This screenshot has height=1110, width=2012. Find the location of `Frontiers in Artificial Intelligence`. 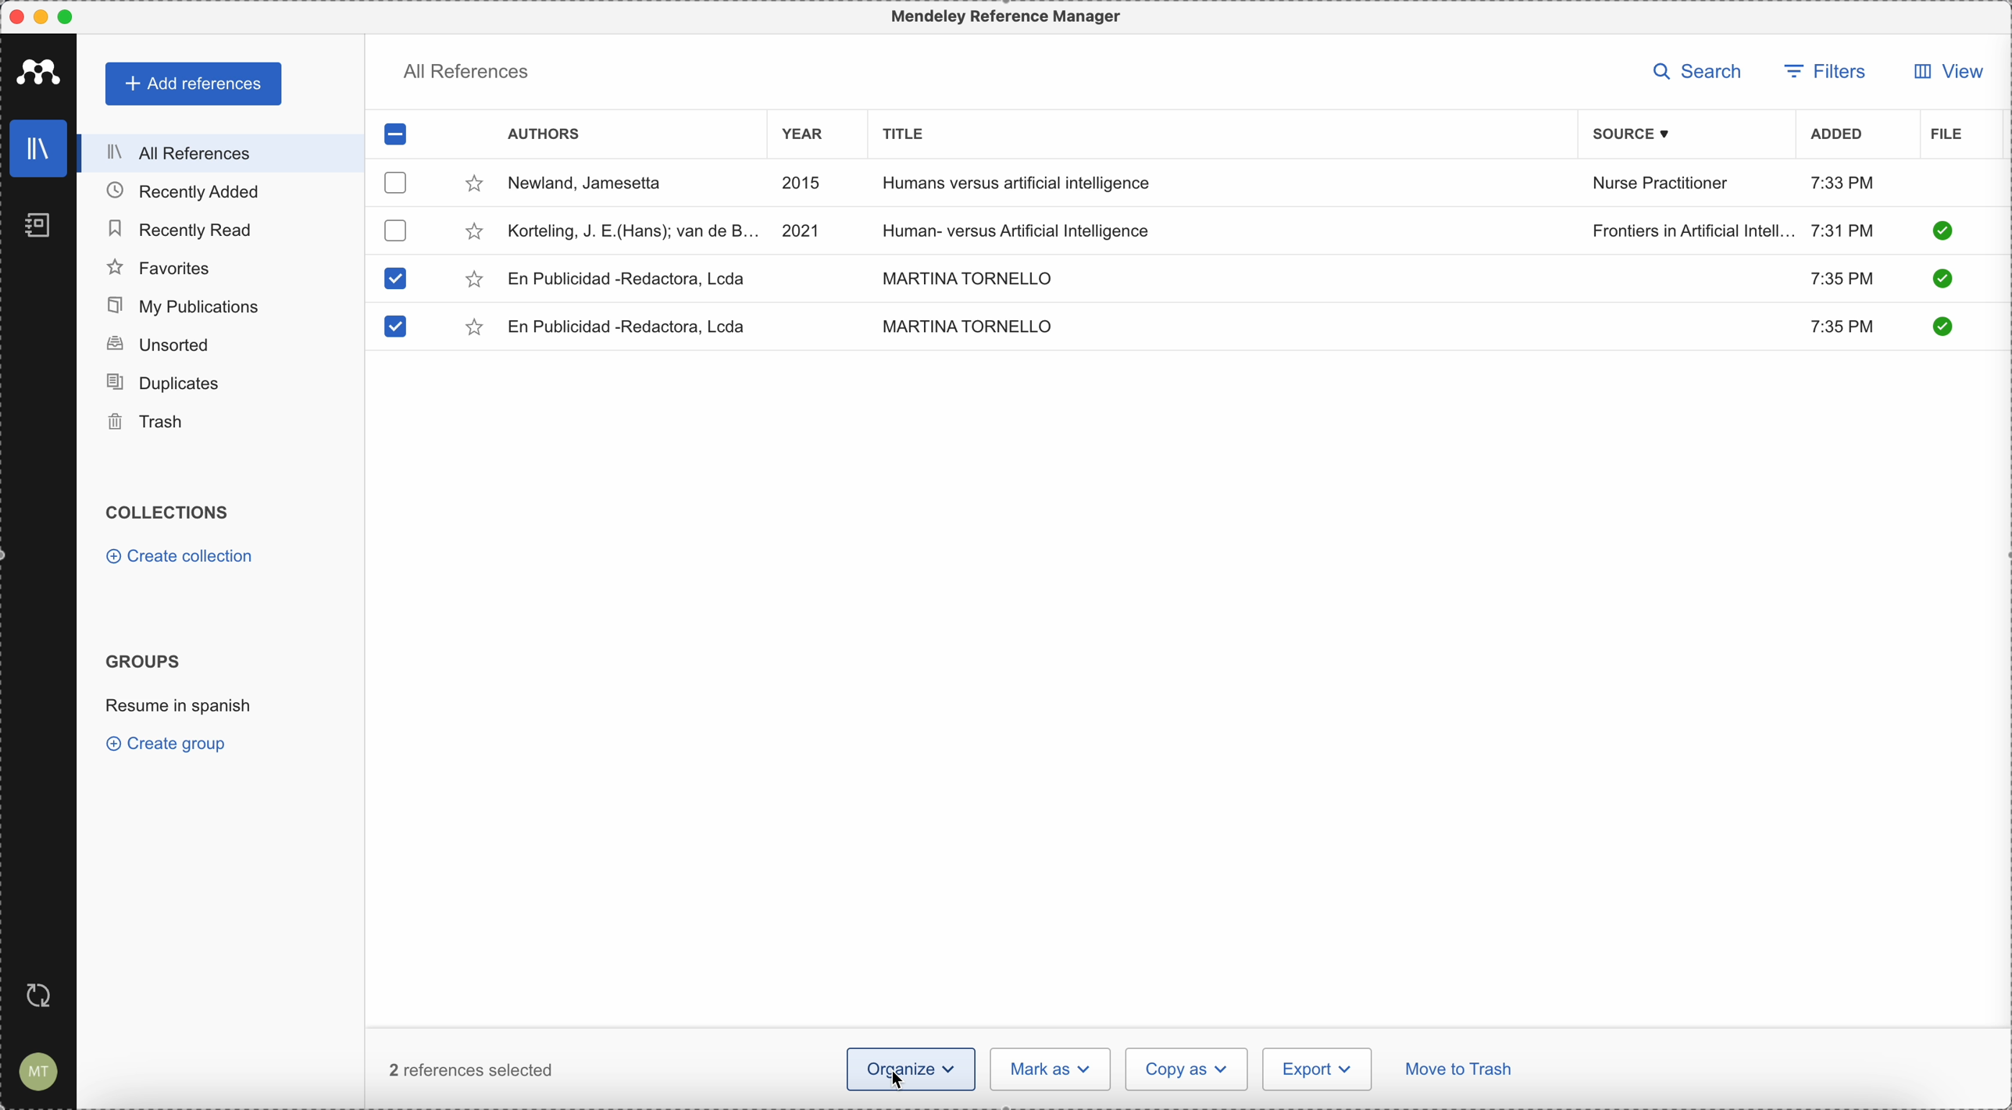

Frontiers in Artificial Intelligence is located at coordinates (1693, 230).